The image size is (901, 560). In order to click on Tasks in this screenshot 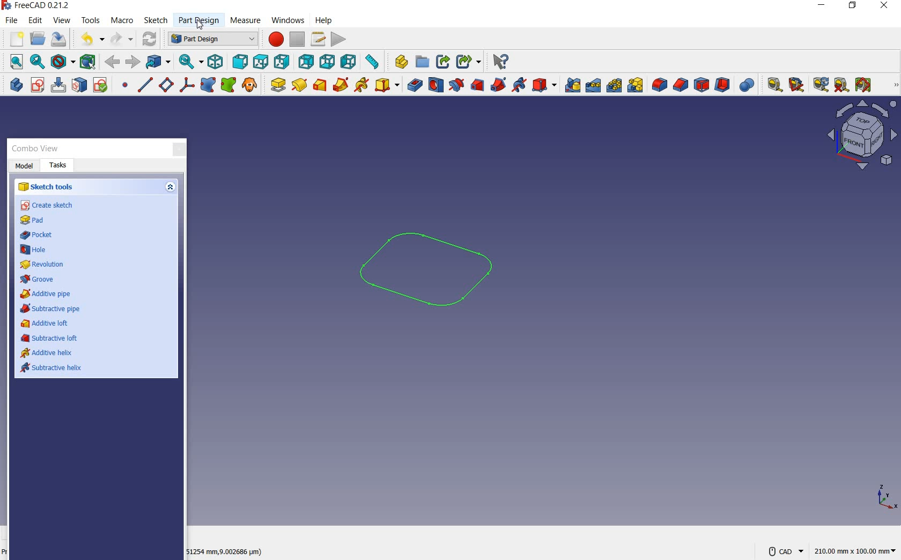, I will do `click(58, 166)`.